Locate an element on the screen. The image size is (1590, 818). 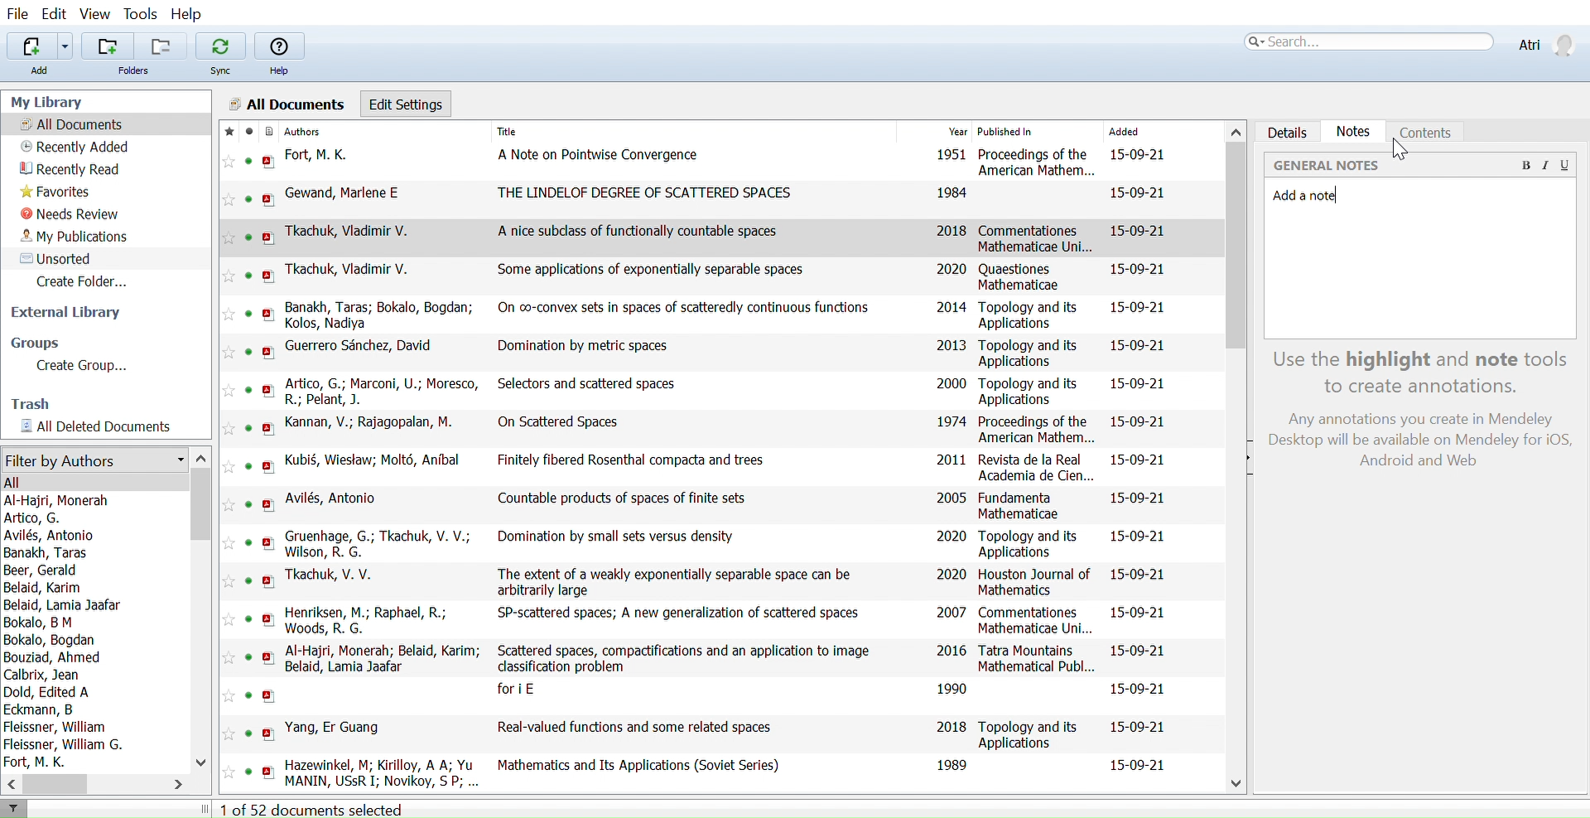
Kubi§, Wiestaw; Molt6, Anibal is located at coordinates (374, 461).